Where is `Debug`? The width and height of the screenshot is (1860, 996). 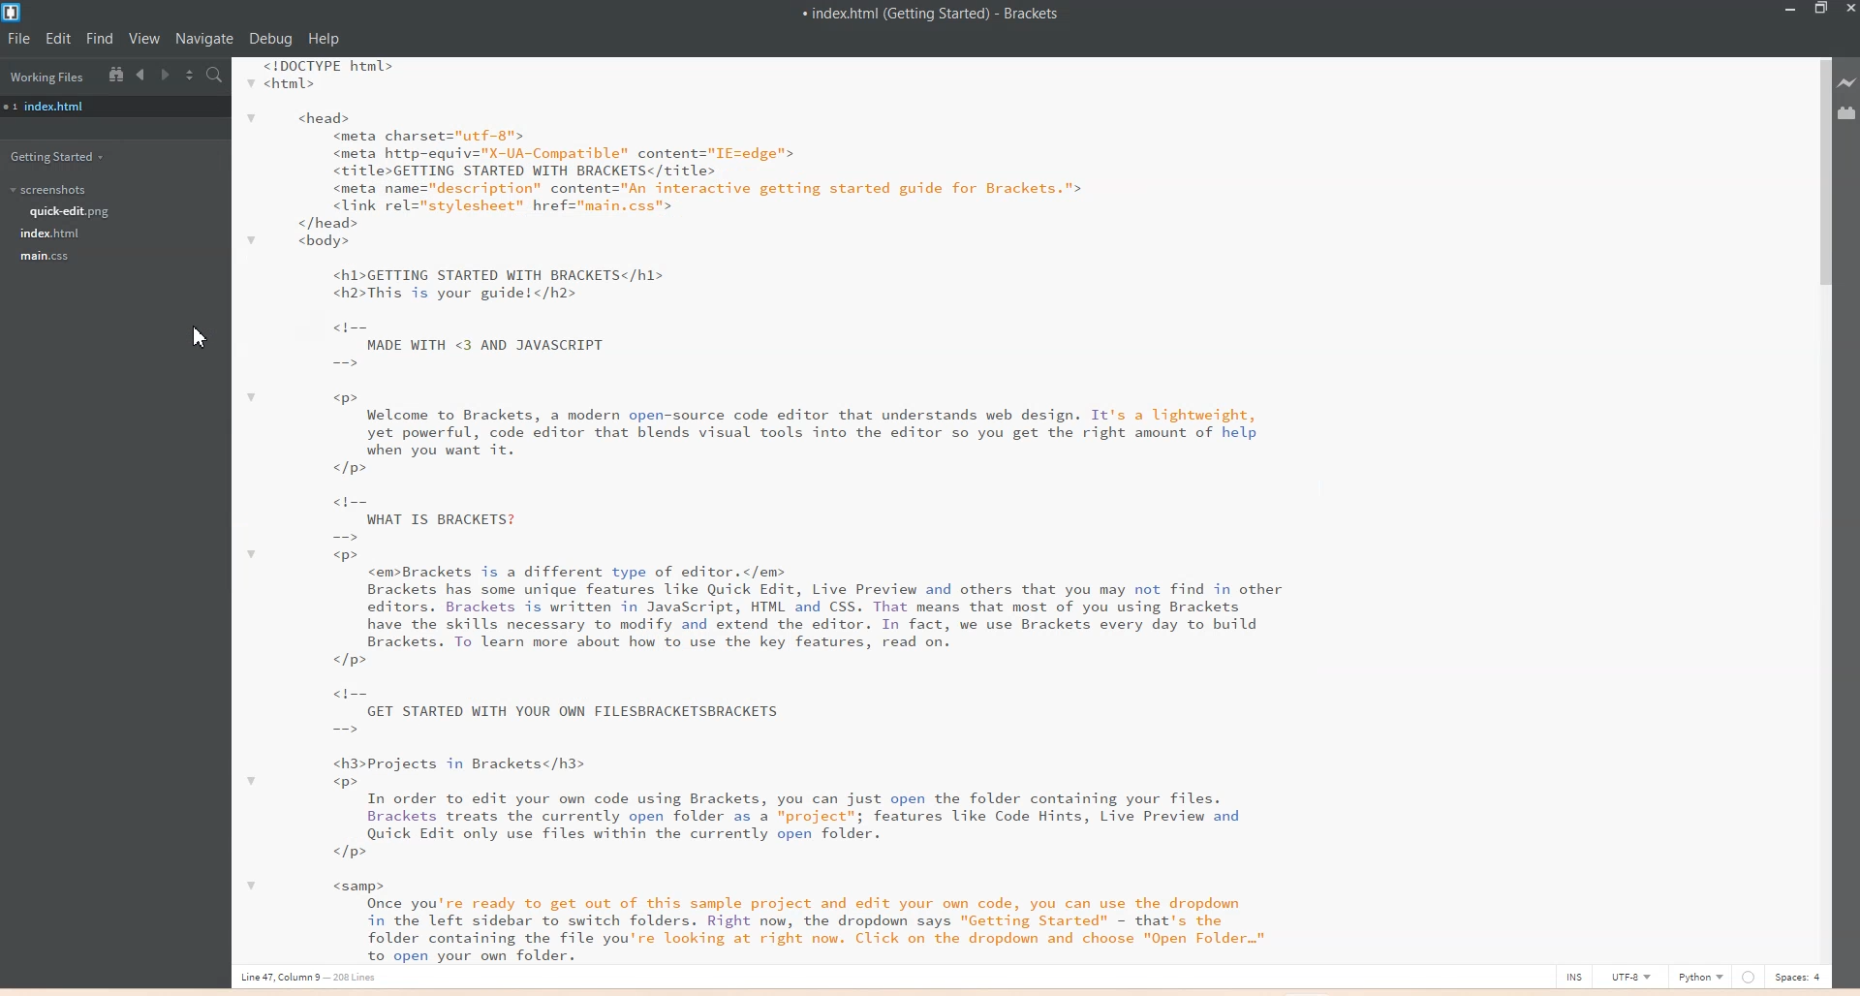 Debug is located at coordinates (270, 38).